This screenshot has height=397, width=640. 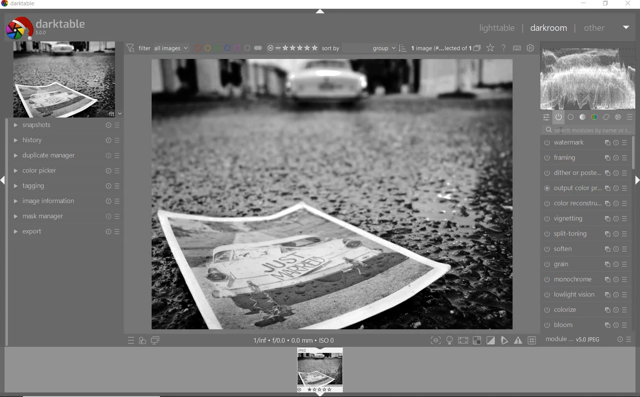 What do you see at coordinates (320, 13) in the screenshot?
I see `expand/collapse` at bounding box center [320, 13].